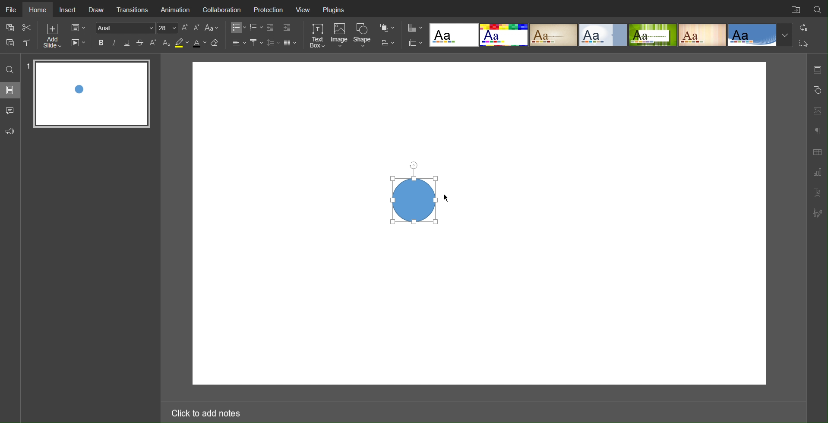 This screenshot has height=423, width=828. What do you see at coordinates (140, 43) in the screenshot?
I see `Strikethrough` at bounding box center [140, 43].